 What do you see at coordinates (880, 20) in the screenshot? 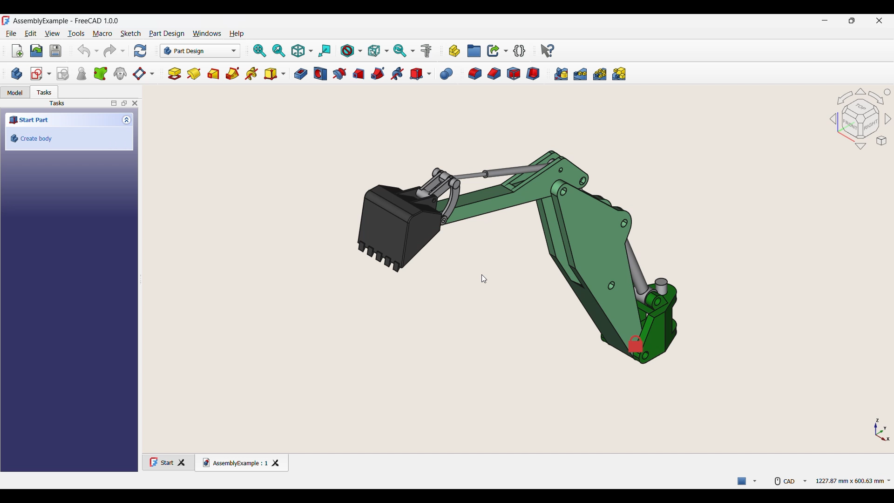
I see `Close interface` at bounding box center [880, 20].